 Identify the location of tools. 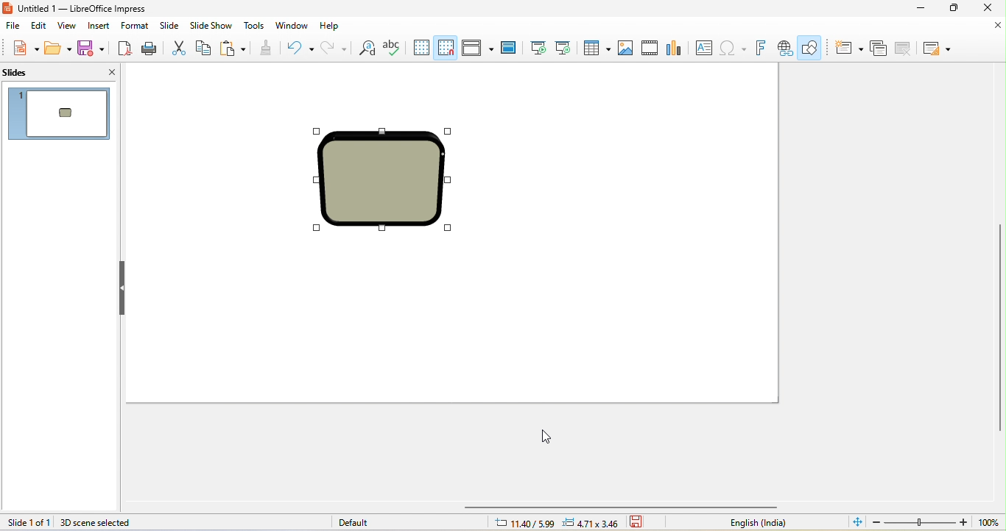
(254, 26).